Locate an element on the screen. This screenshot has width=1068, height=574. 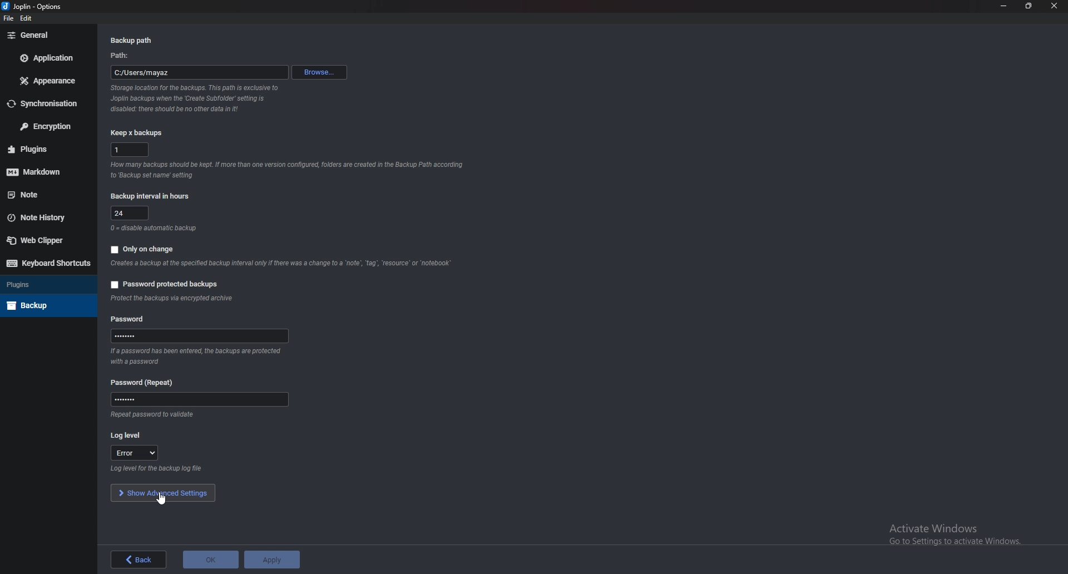
info is located at coordinates (151, 415).